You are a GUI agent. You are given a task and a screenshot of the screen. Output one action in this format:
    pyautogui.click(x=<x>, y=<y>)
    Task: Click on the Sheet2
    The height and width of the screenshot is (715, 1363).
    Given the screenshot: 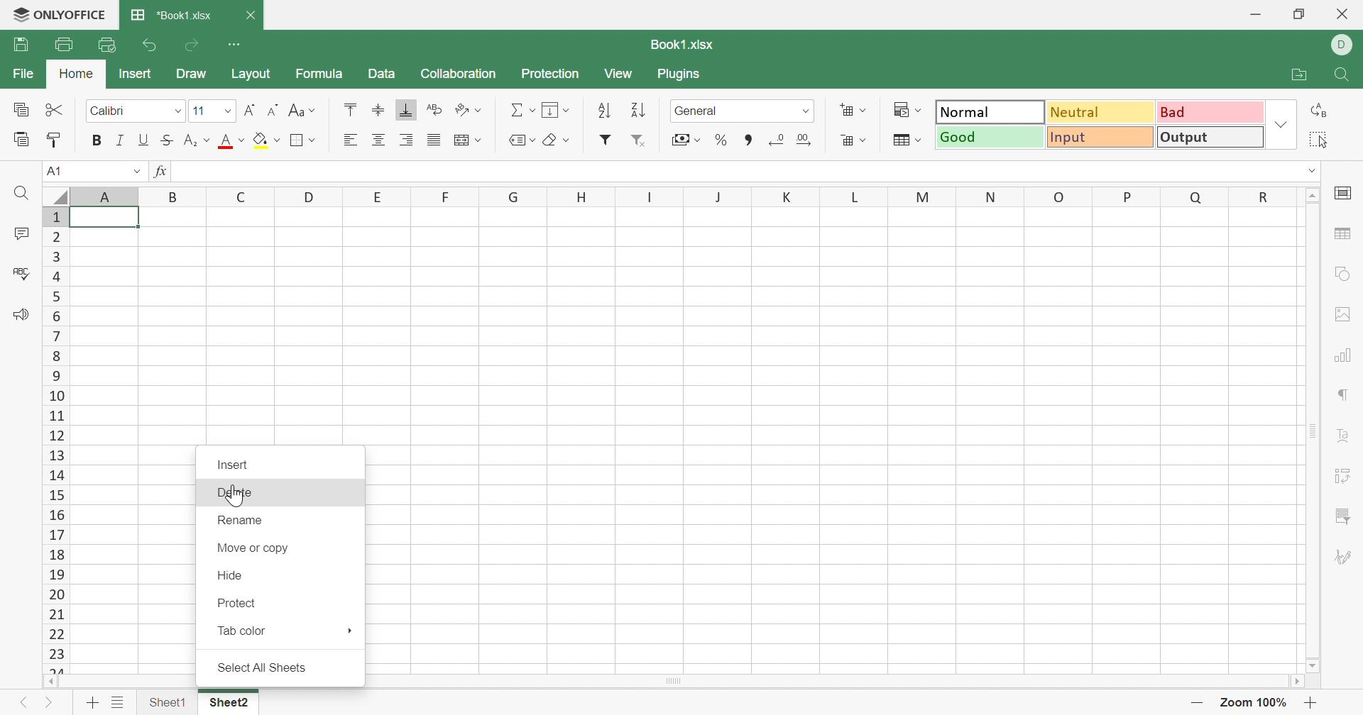 What is the action you would take?
    pyautogui.click(x=229, y=702)
    